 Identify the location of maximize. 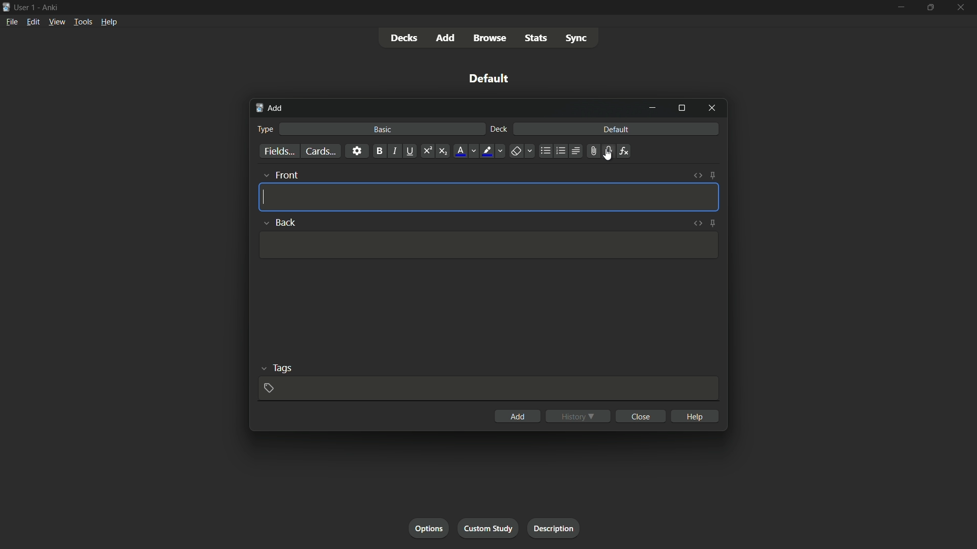
(931, 8).